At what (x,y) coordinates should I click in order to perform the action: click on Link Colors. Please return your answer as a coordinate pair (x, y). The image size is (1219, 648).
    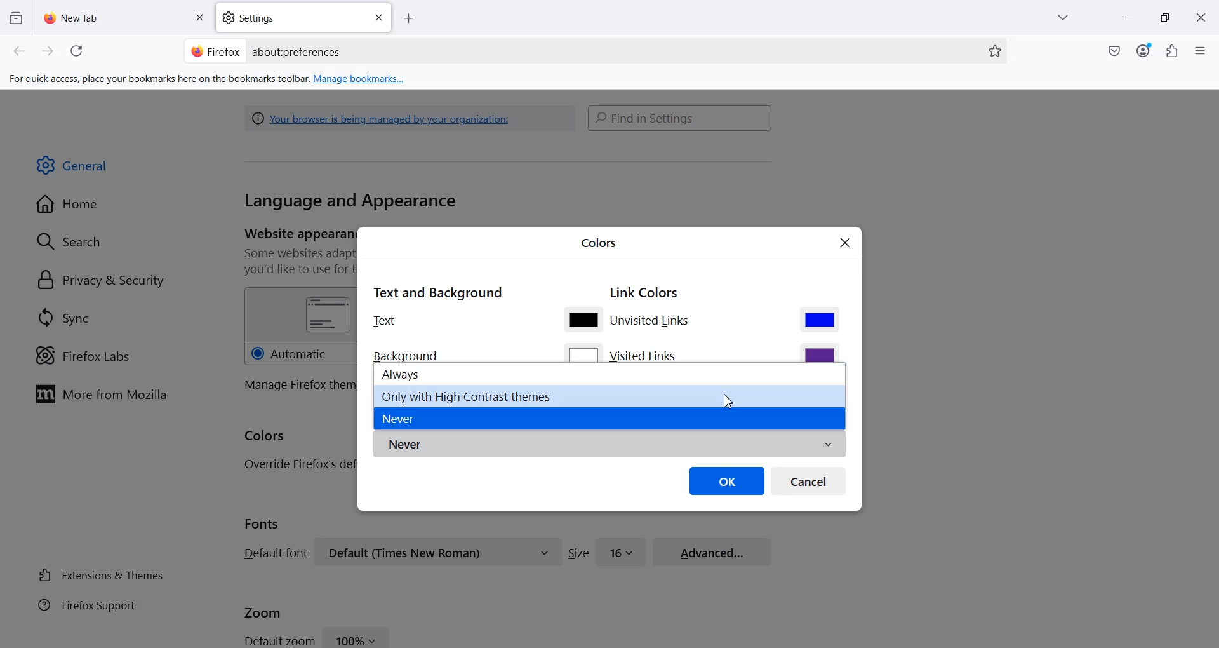
    Looking at the image, I should click on (644, 294).